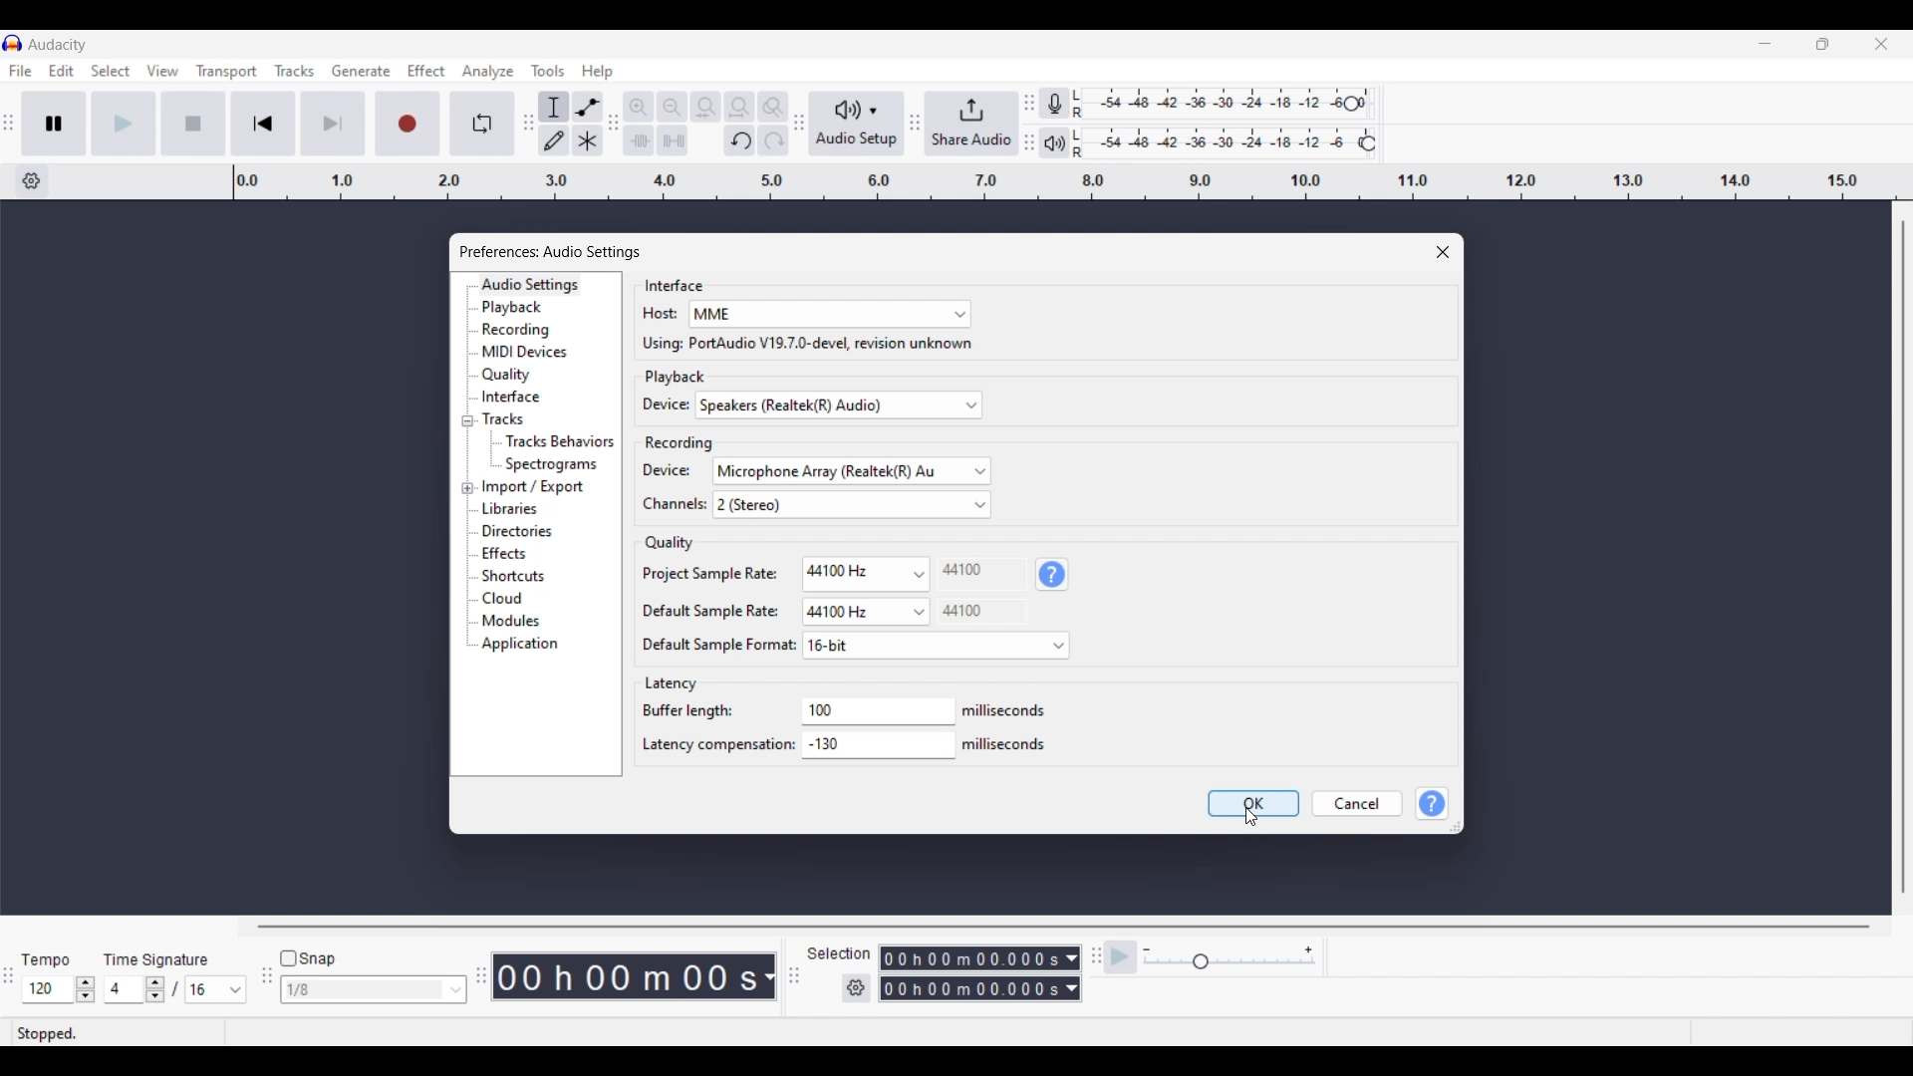 The image size is (1913, 1076). What do you see at coordinates (857, 124) in the screenshot?
I see `Audio setup` at bounding box center [857, 124].